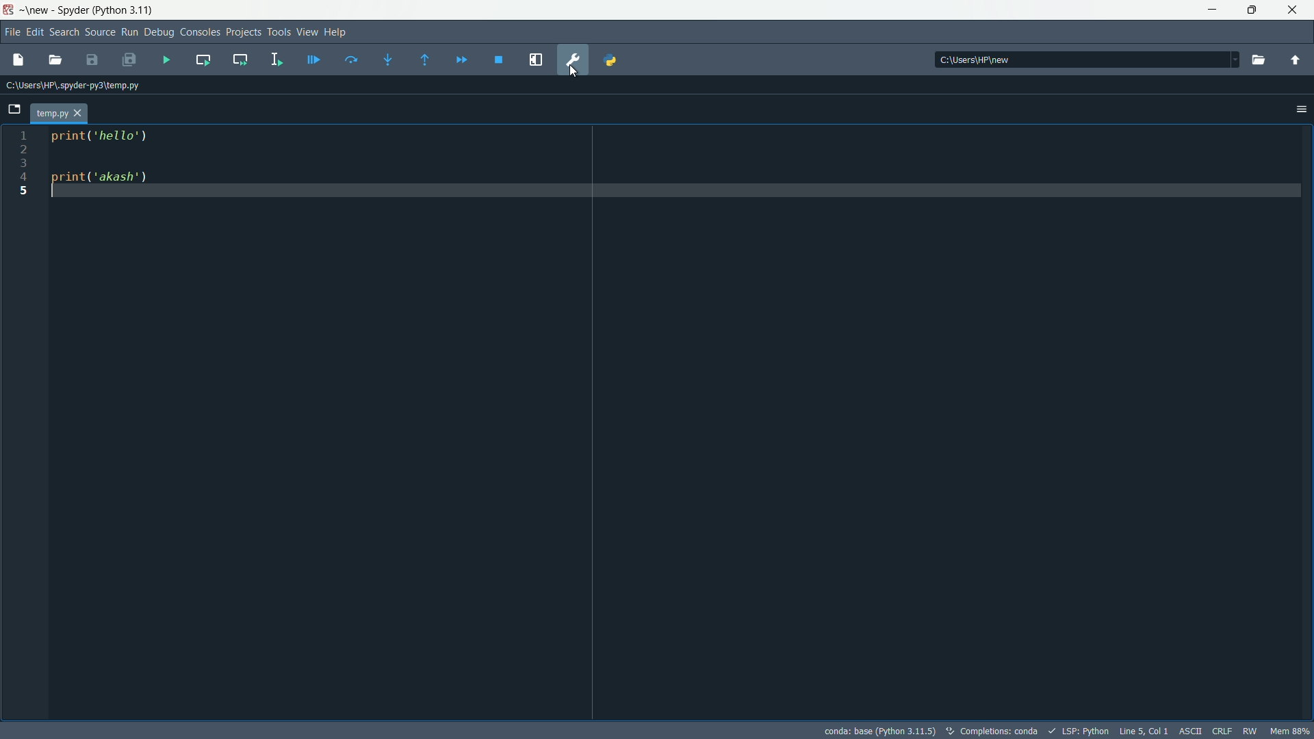 The height and width of the screenshot is (739, 1314). What do you see at coordinates (129, 33) in the screenshot?
I see `run menu` at bounding box center [129, 33].